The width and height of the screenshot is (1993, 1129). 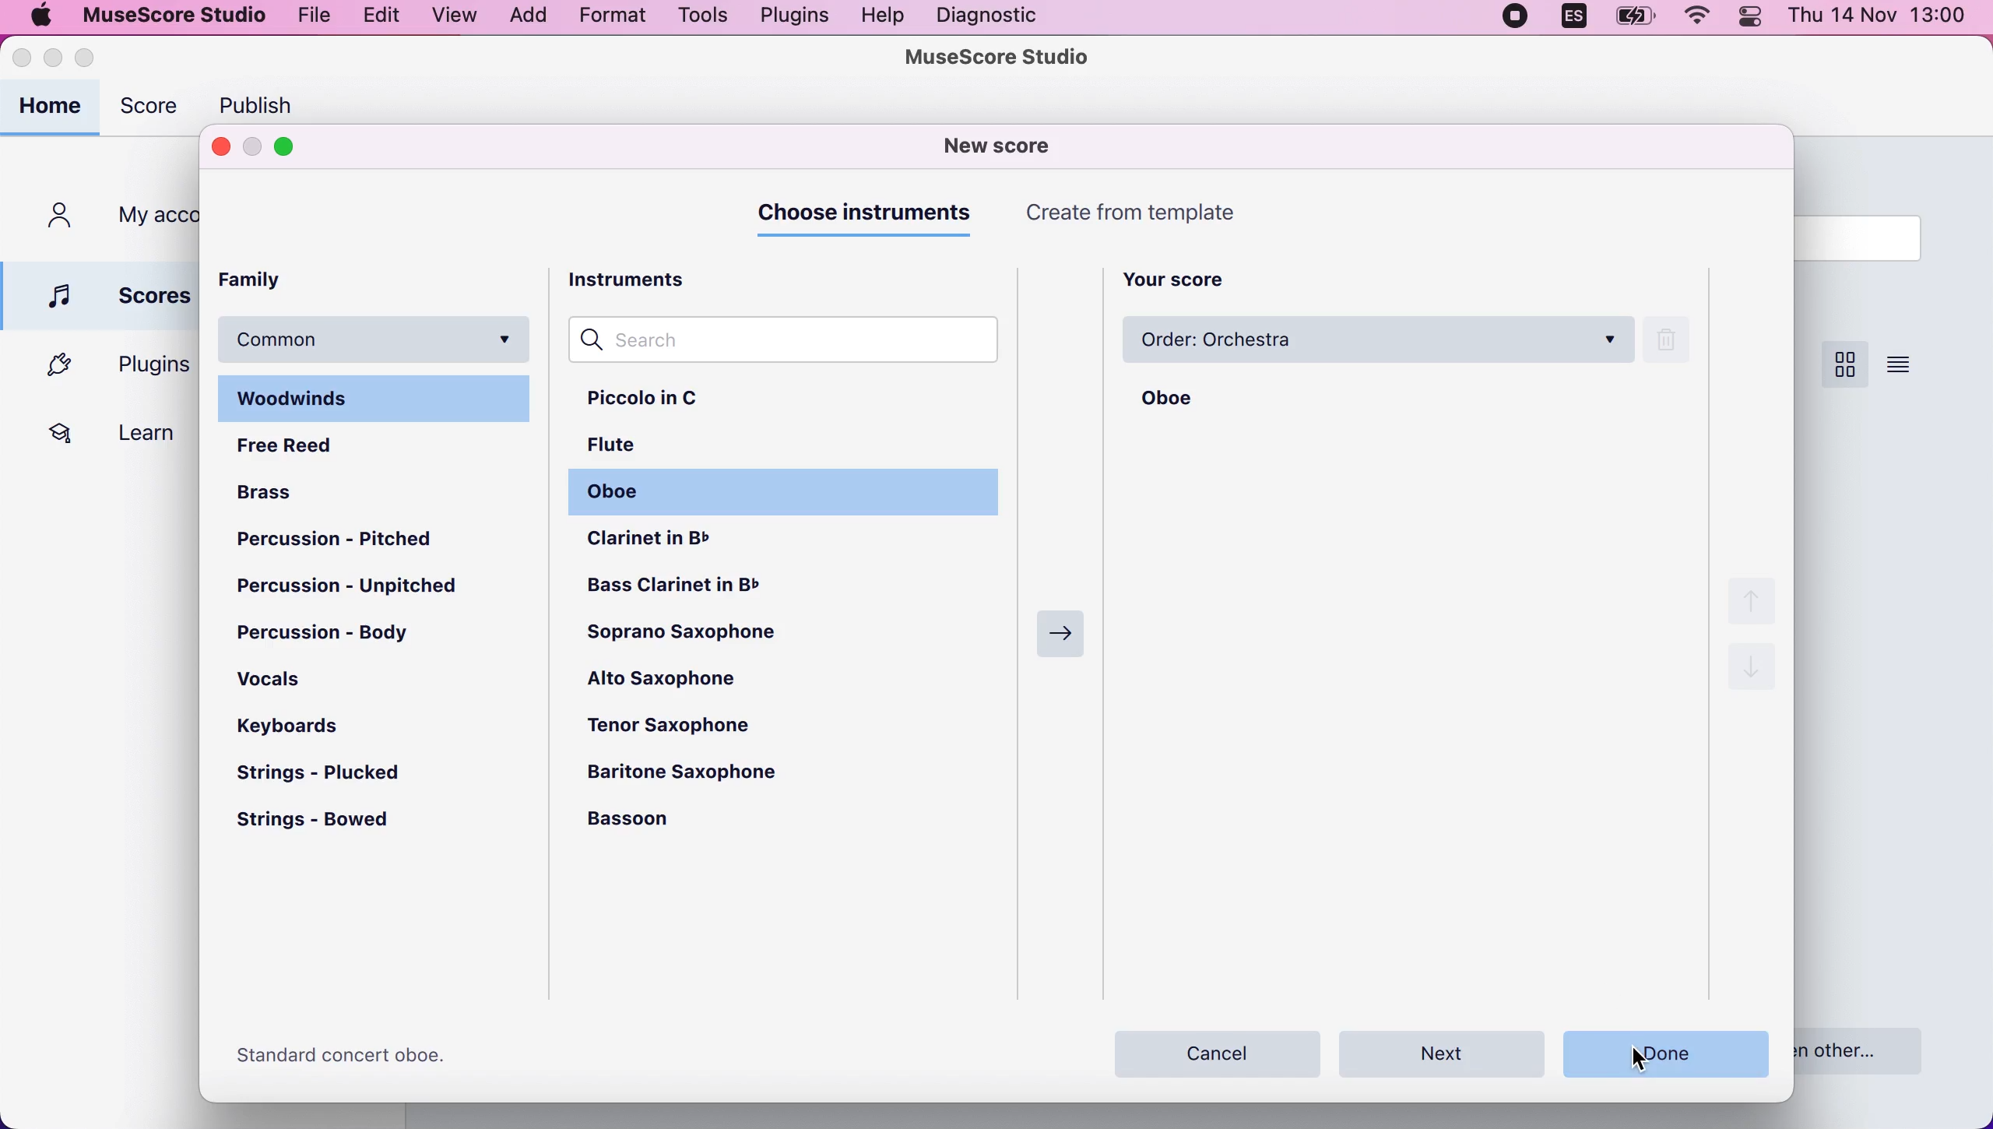 What do you see at coordinates (104, 294) in the screenshot?
I see `scores` at bounding box center [104, 294].